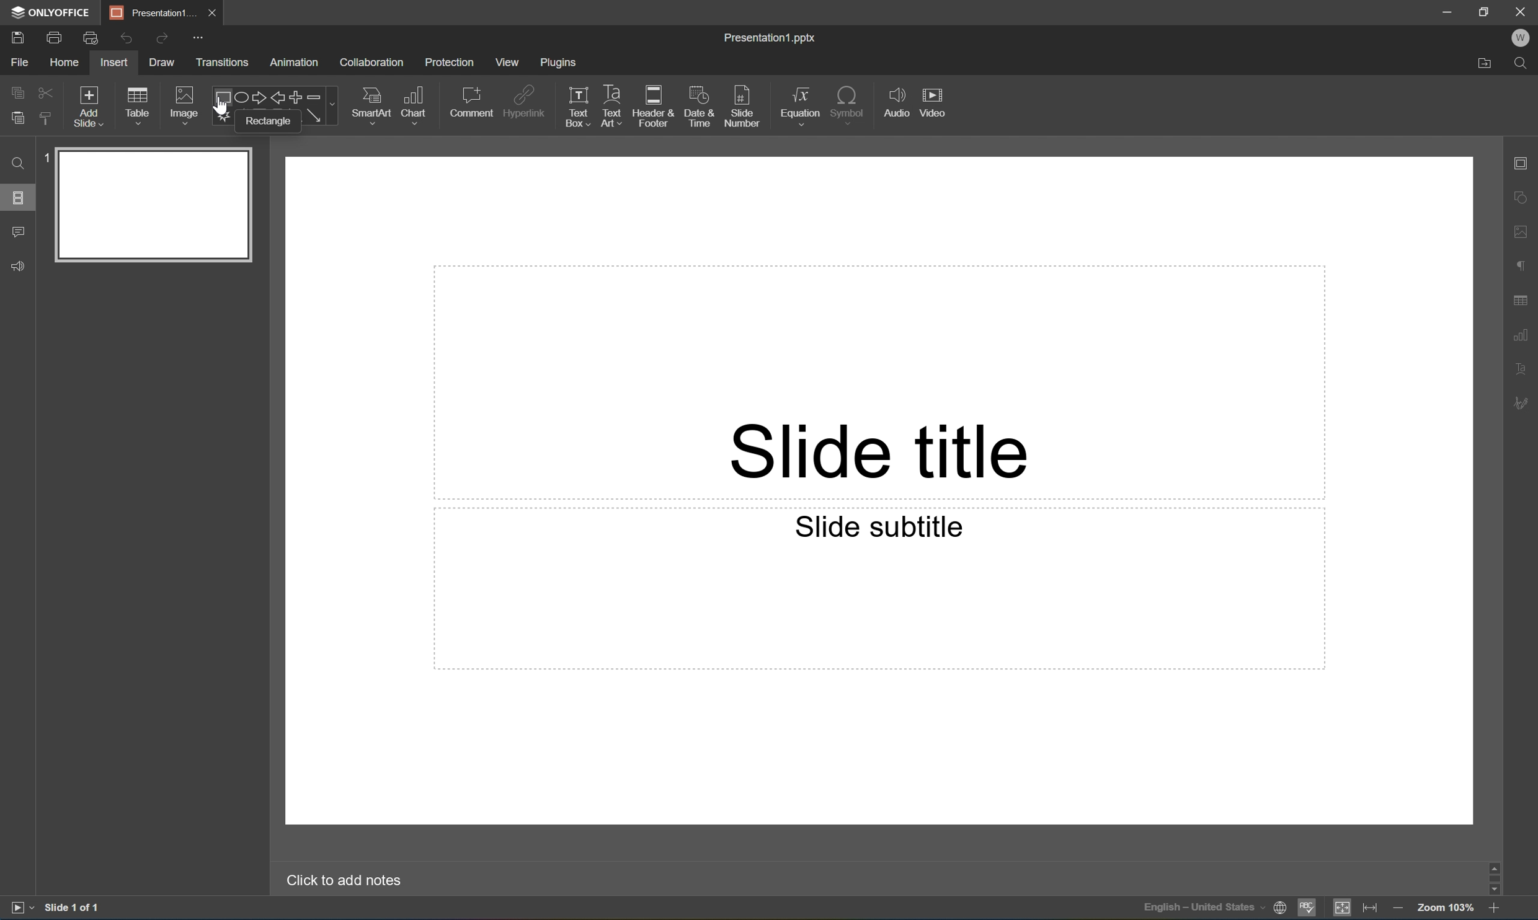  I want to click on Plus, so click(296, 97).